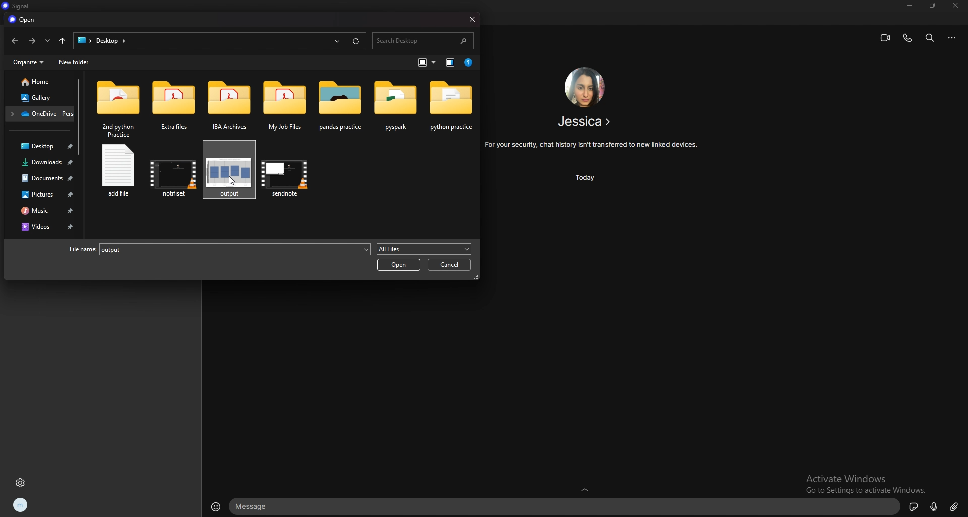 The width and height of the screenshot is (968, 517). I want to click on gallery, so click(40, 97).